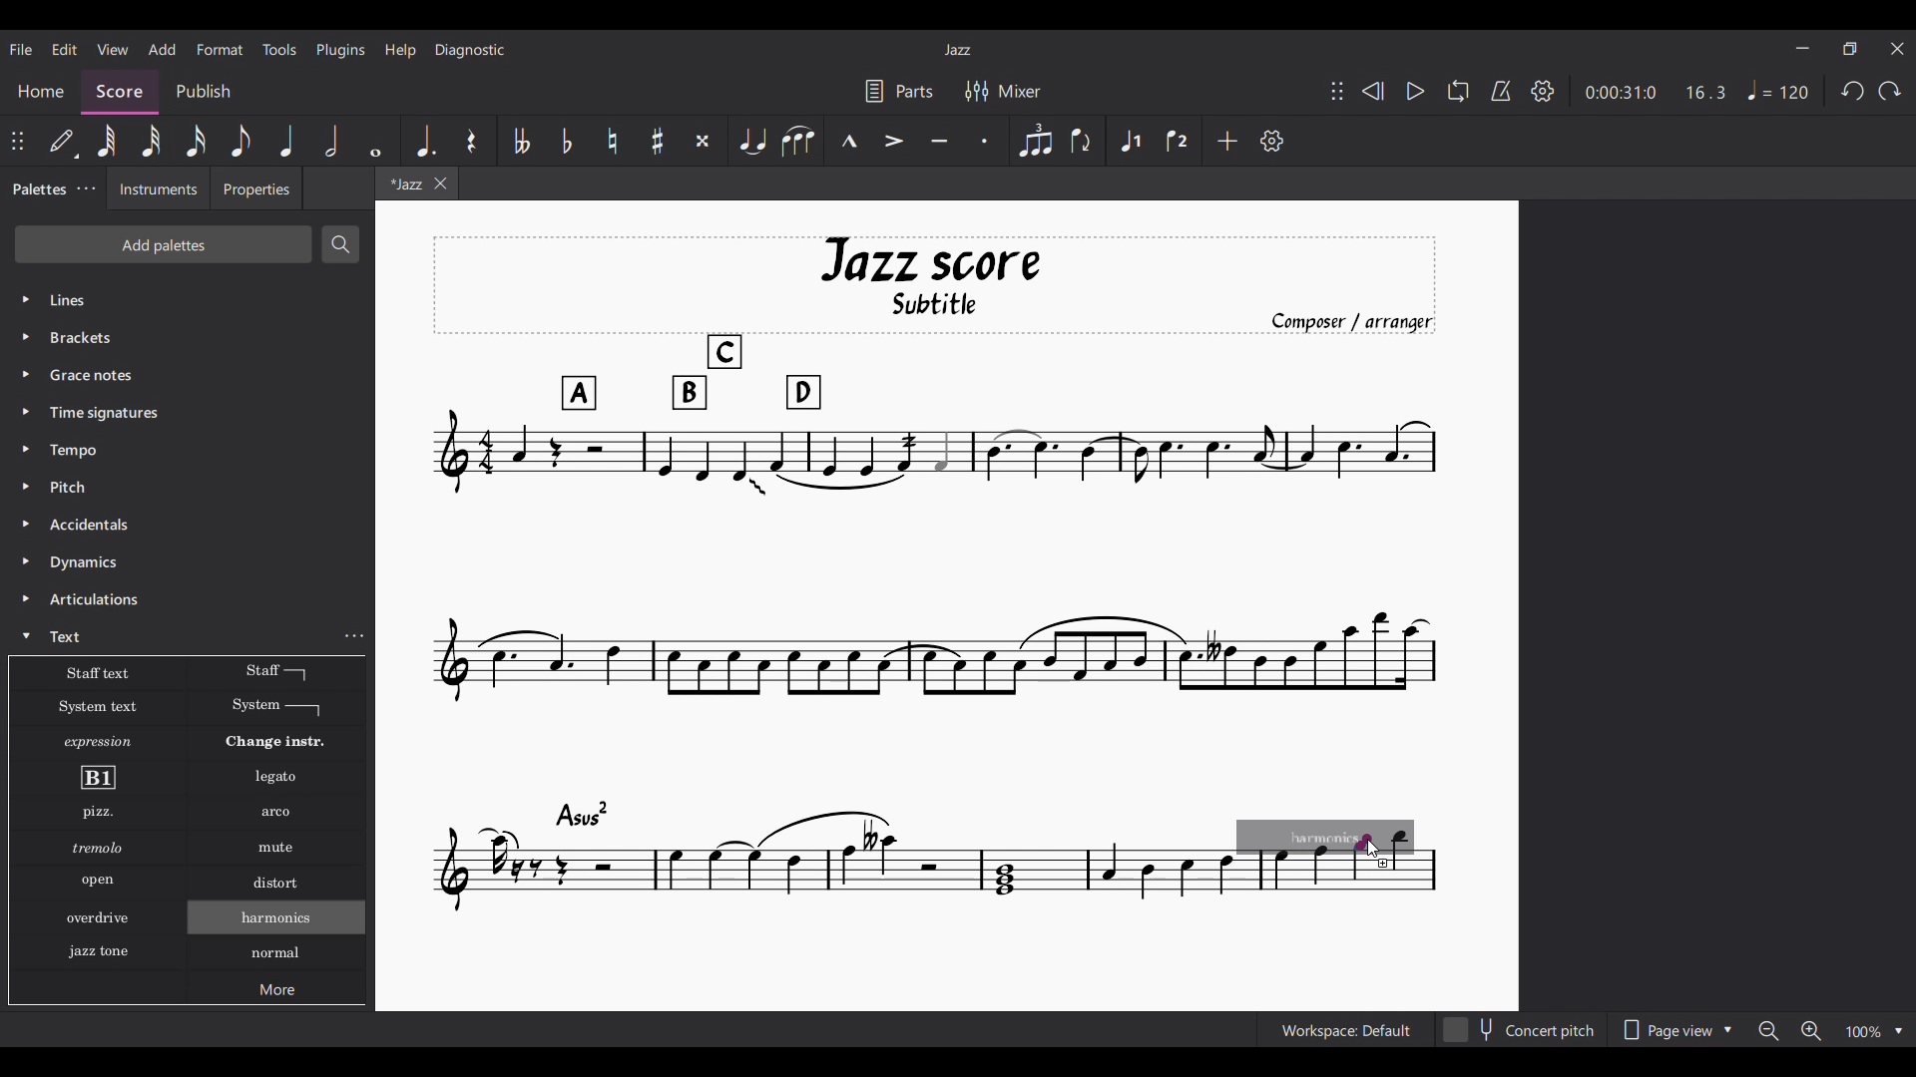 The image size is (1916, 1077). What do you see at coordinates (104, 948) in the screenshot?
I see `Jazz tone` at bounding box center [104, 948].